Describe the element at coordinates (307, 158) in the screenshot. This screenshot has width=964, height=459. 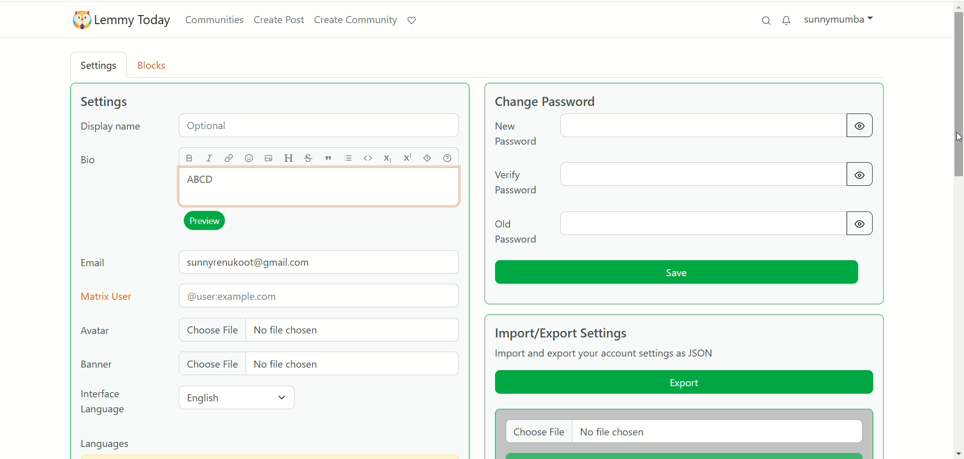
I see `strikethrough` at that location.